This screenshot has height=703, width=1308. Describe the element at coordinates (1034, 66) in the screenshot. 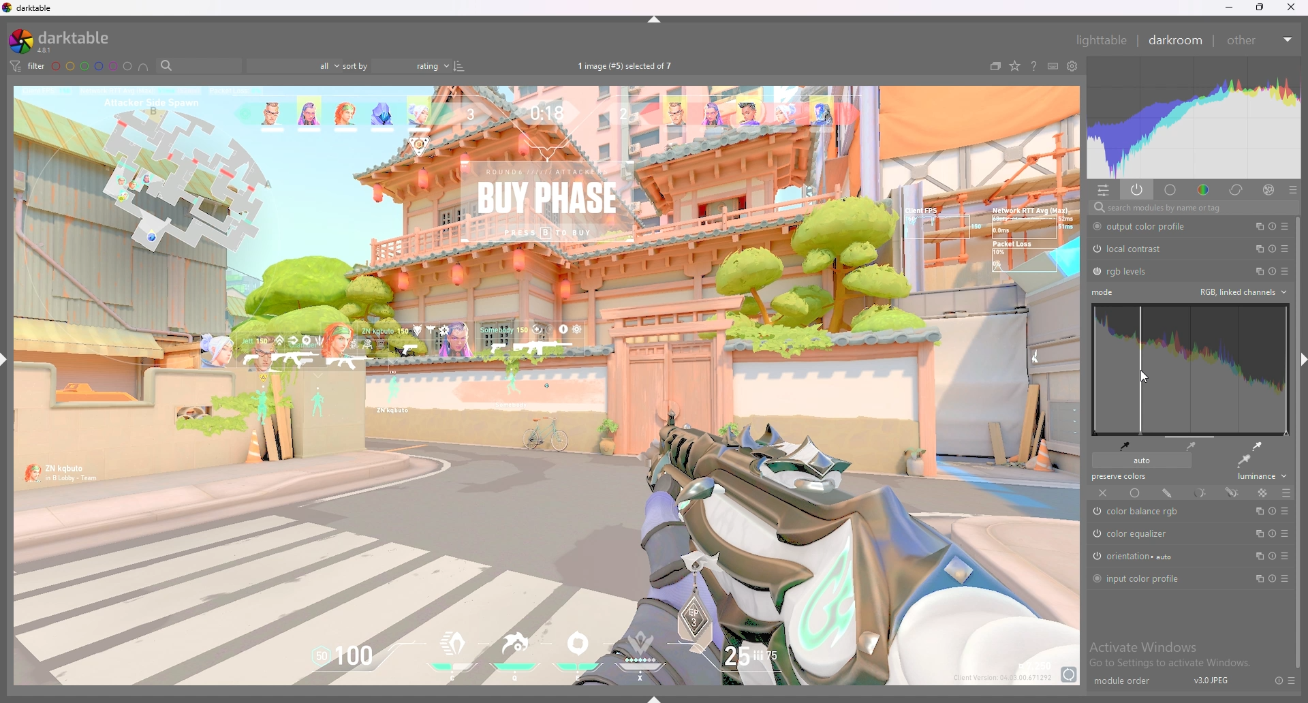

I see `help` at that location.